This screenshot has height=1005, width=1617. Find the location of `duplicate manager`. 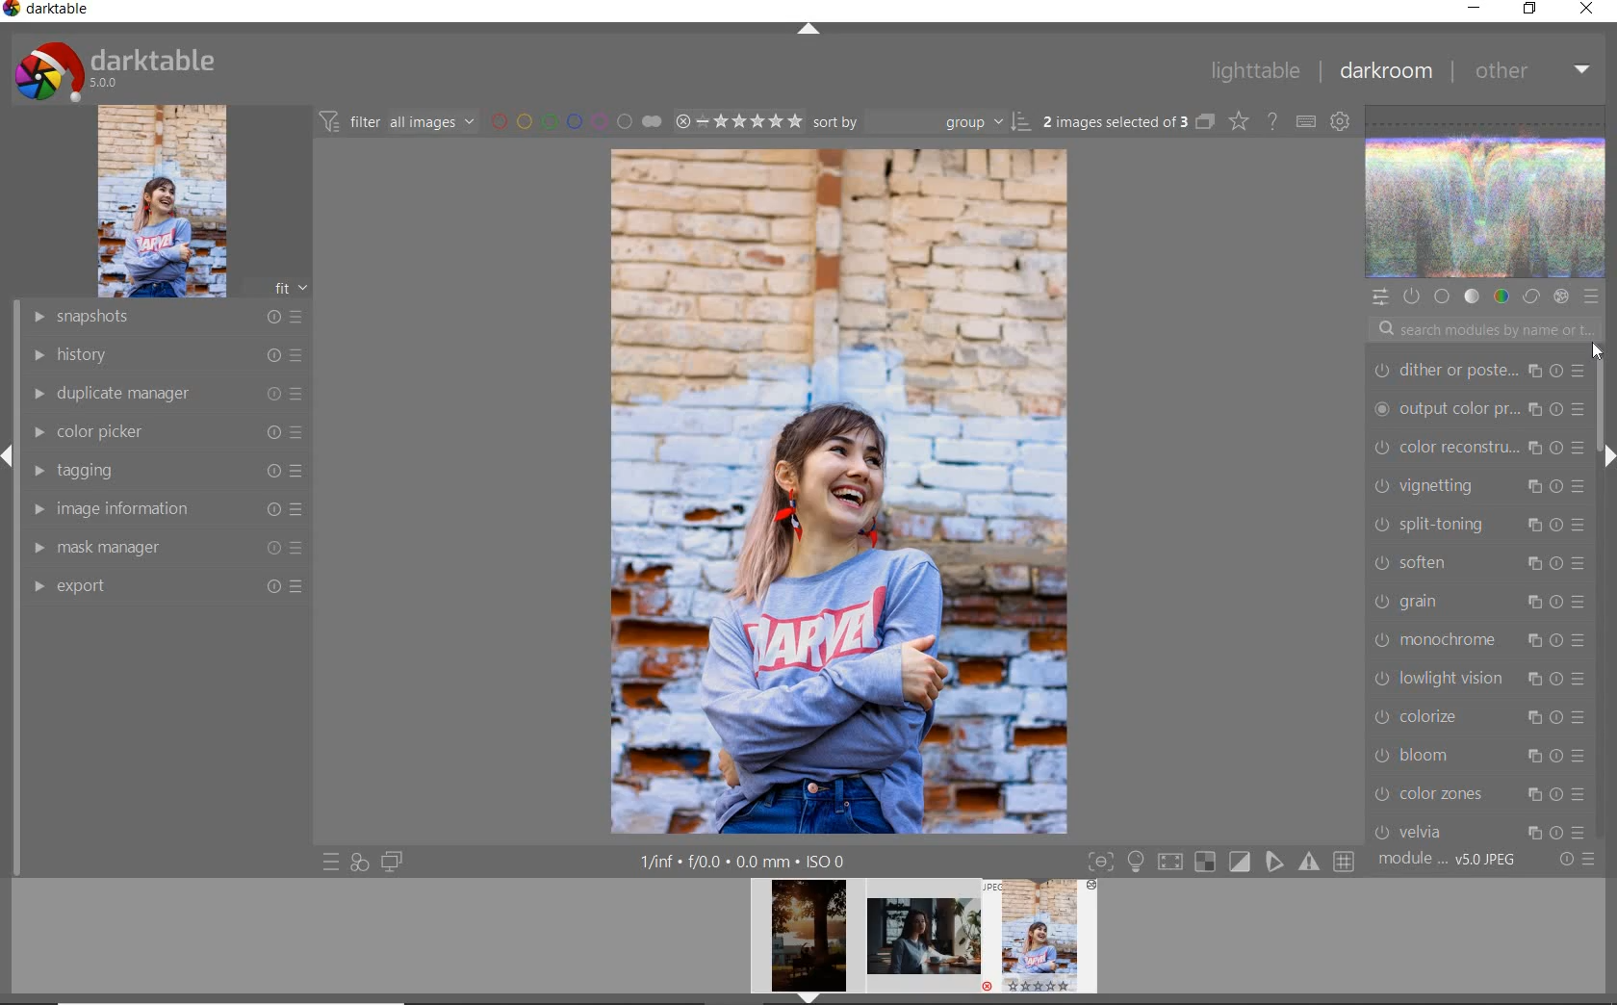

duplicate manager is located at coordinates (168, 394).